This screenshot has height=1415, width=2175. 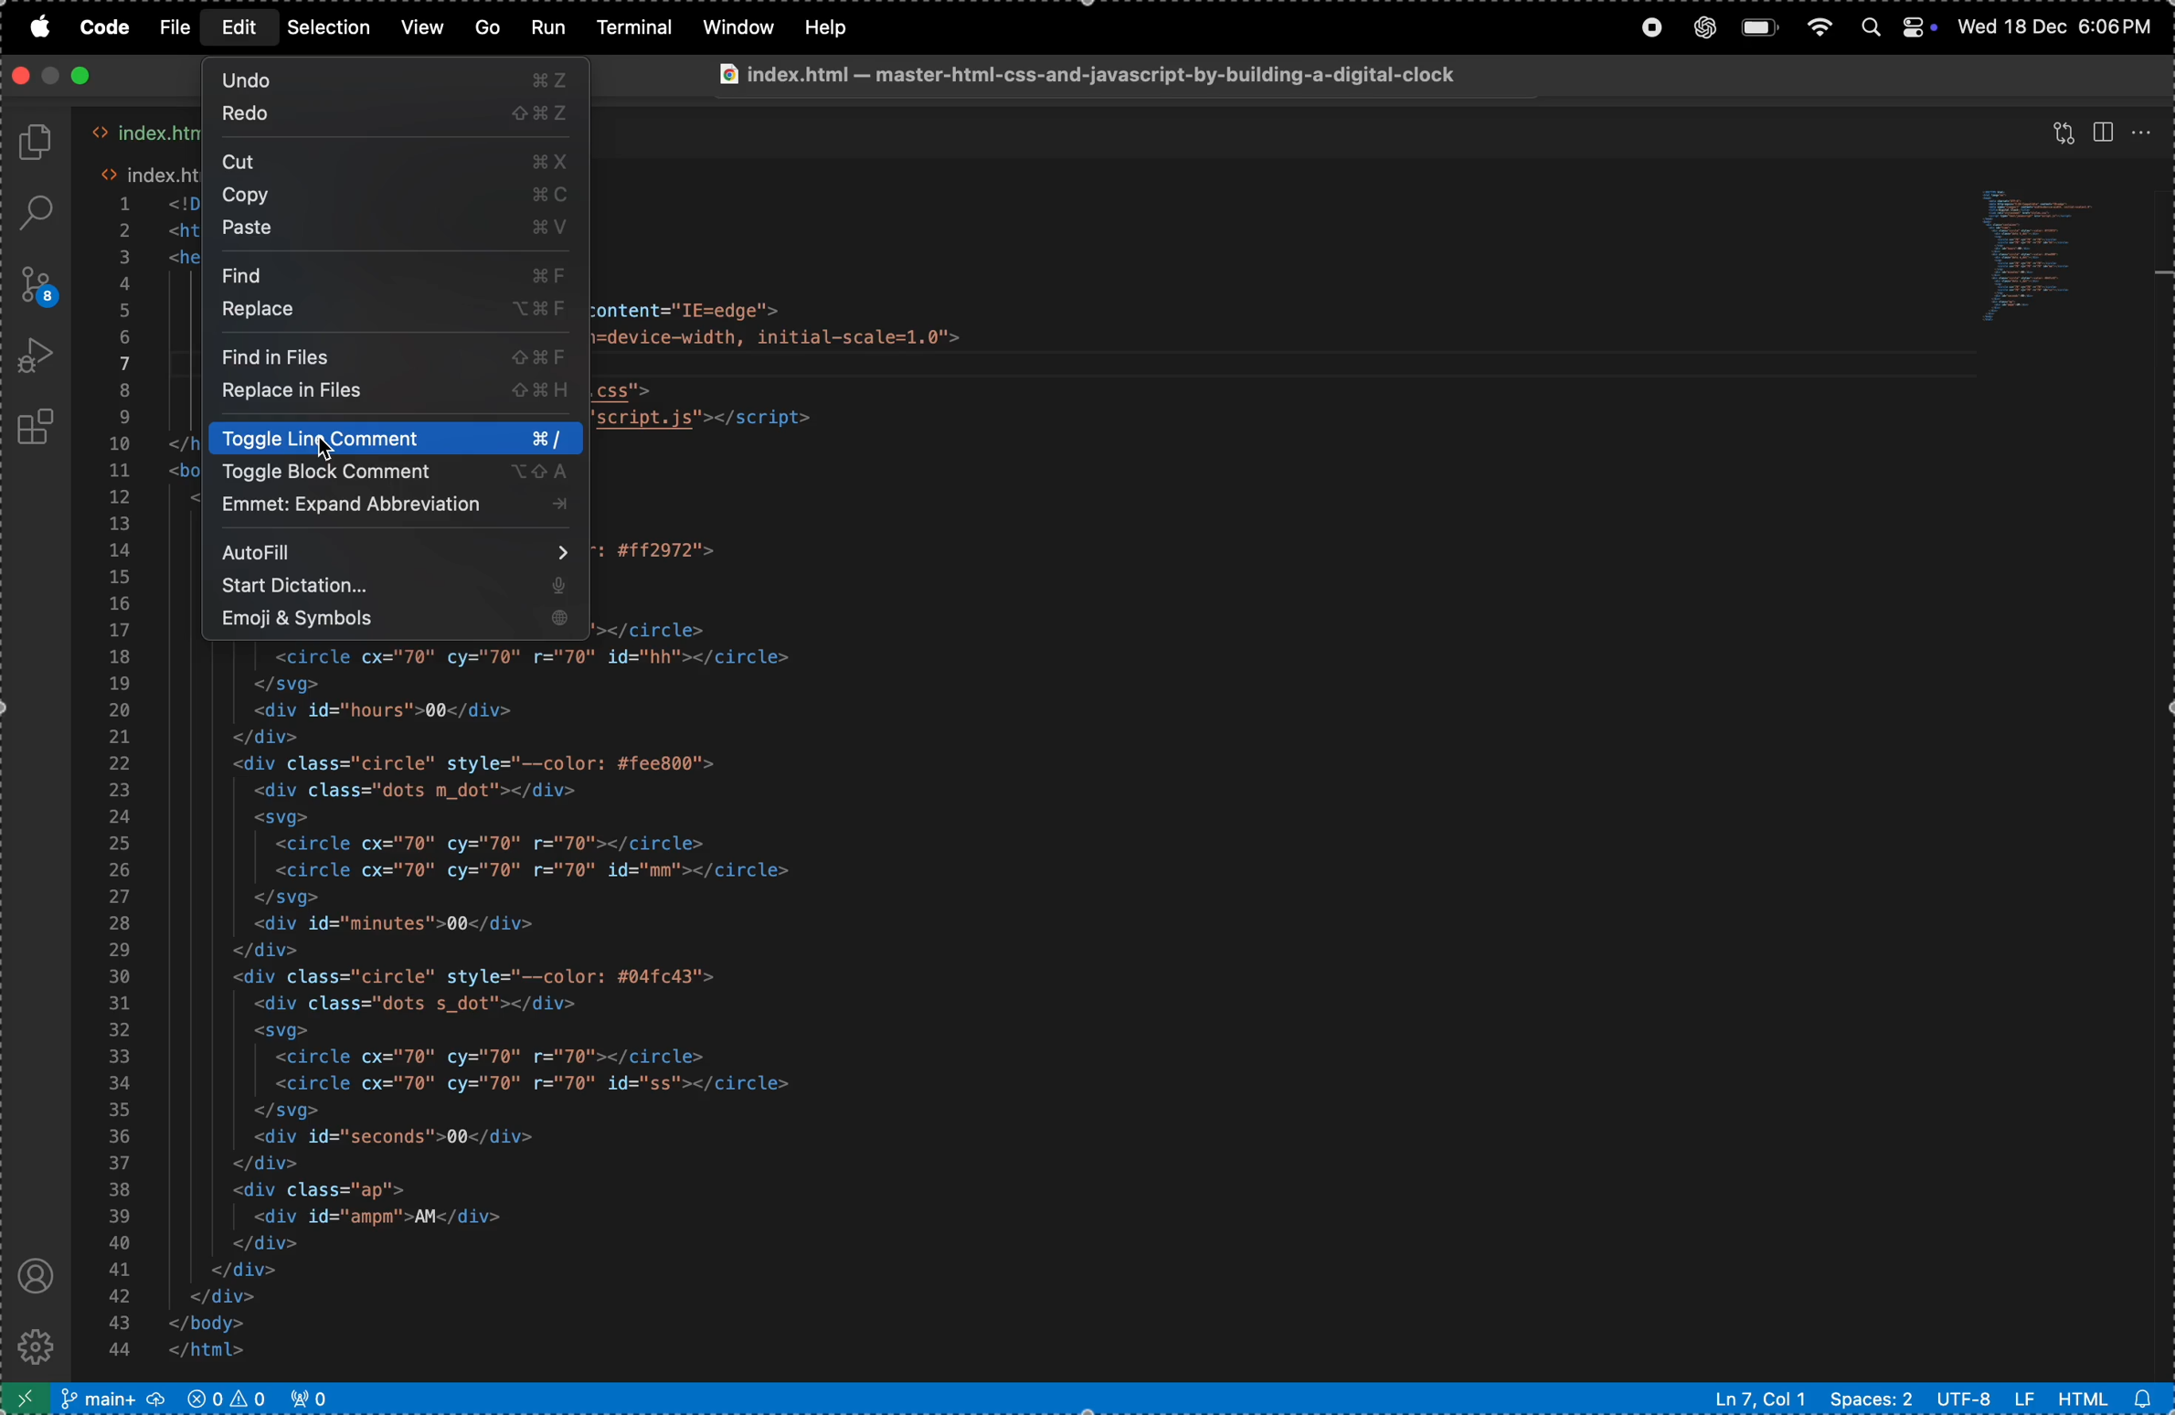 What do you see at coordinates (401, 312) in the screenshot?
I see `replace` at bounding box center [401, 312].